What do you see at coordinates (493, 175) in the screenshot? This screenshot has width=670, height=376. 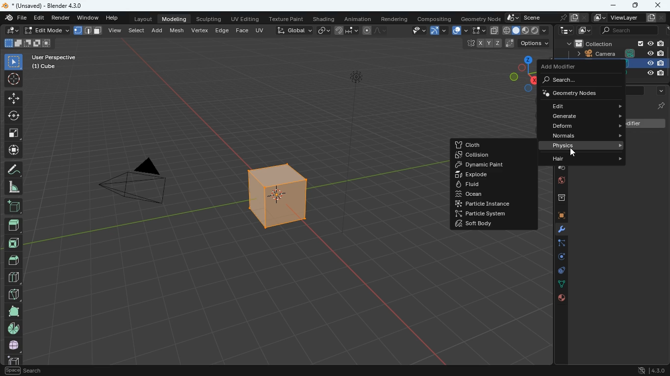 I see `explode` at bounding box center [493, 175].